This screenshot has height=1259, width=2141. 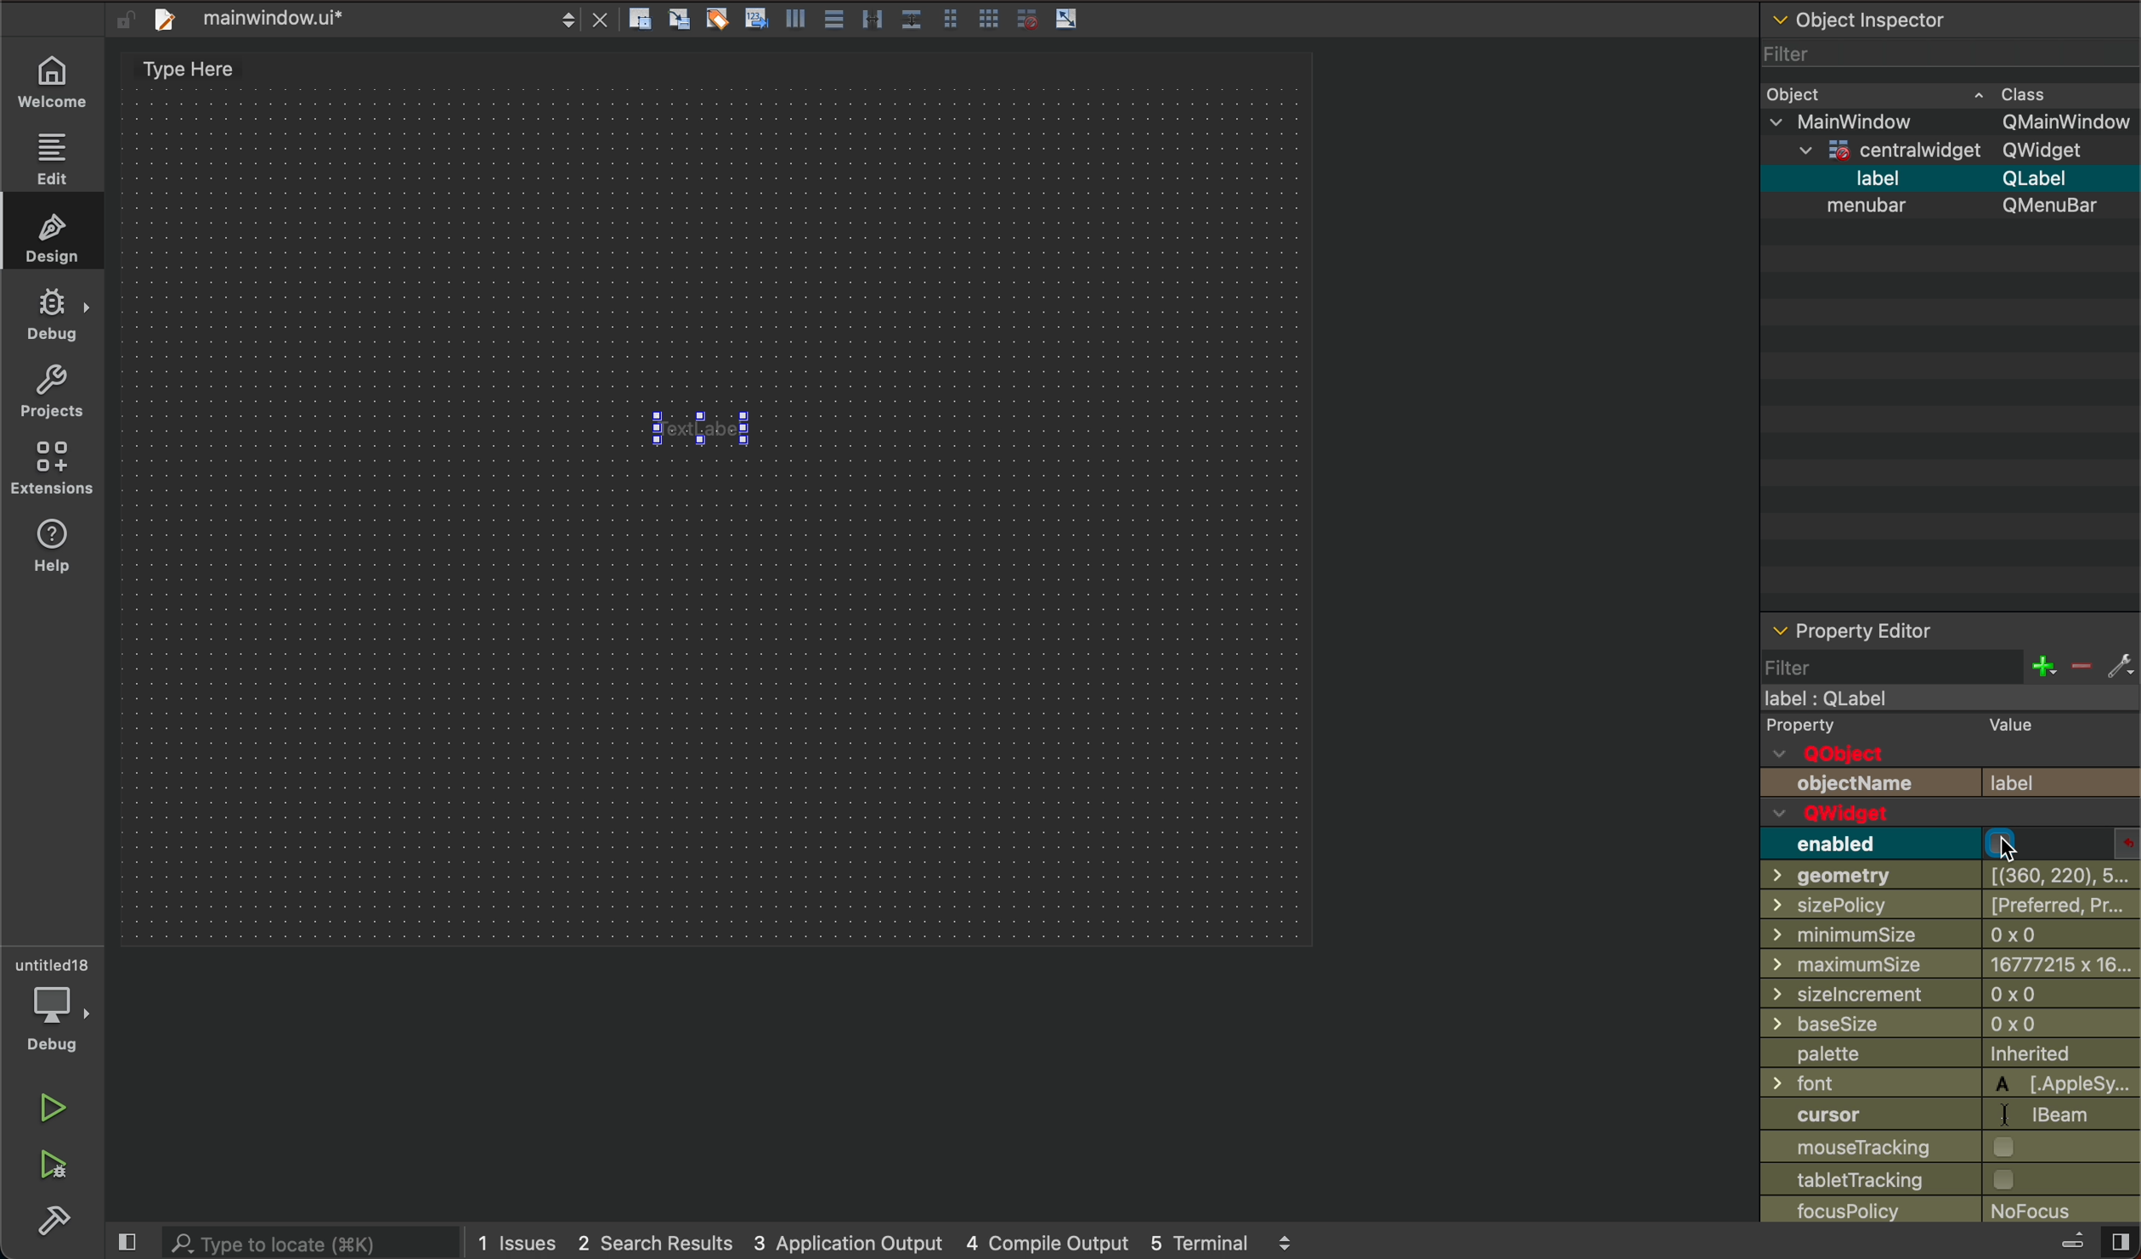 I want to click on help, so click(x=53, y=547).